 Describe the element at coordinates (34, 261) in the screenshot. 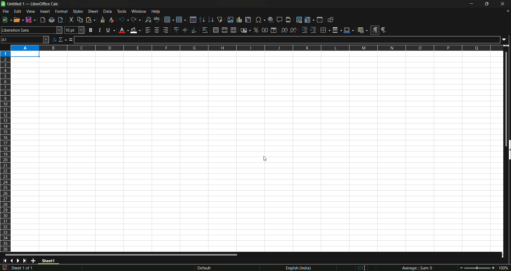

I see `add new sheet` at that location.